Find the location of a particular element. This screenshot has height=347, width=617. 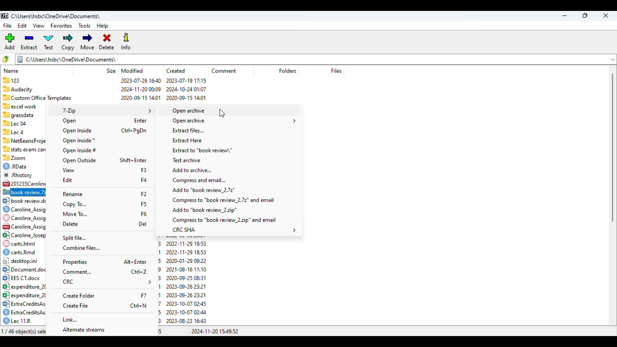

add to archive is located at coordinates (192, 171).